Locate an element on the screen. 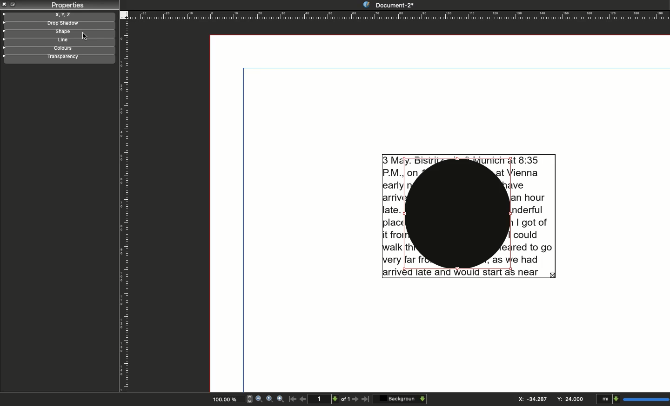  x: 106.626 is located at coordinates (529, 399).